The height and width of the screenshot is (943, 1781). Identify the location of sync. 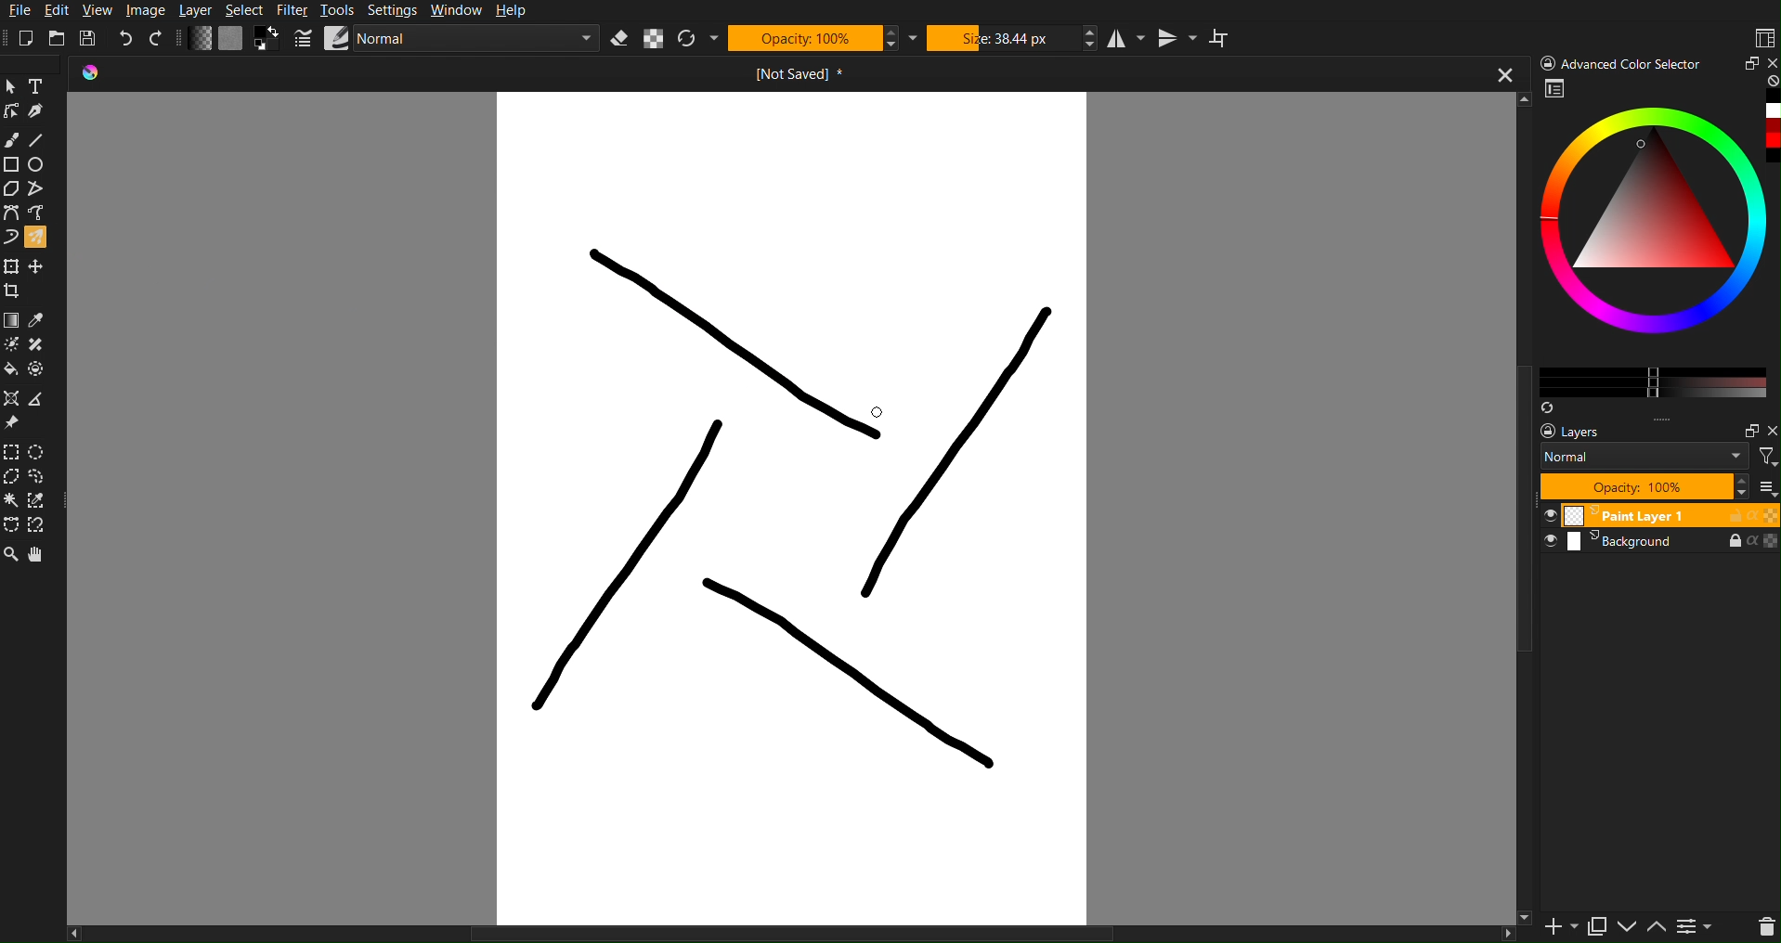
(1547, 404).